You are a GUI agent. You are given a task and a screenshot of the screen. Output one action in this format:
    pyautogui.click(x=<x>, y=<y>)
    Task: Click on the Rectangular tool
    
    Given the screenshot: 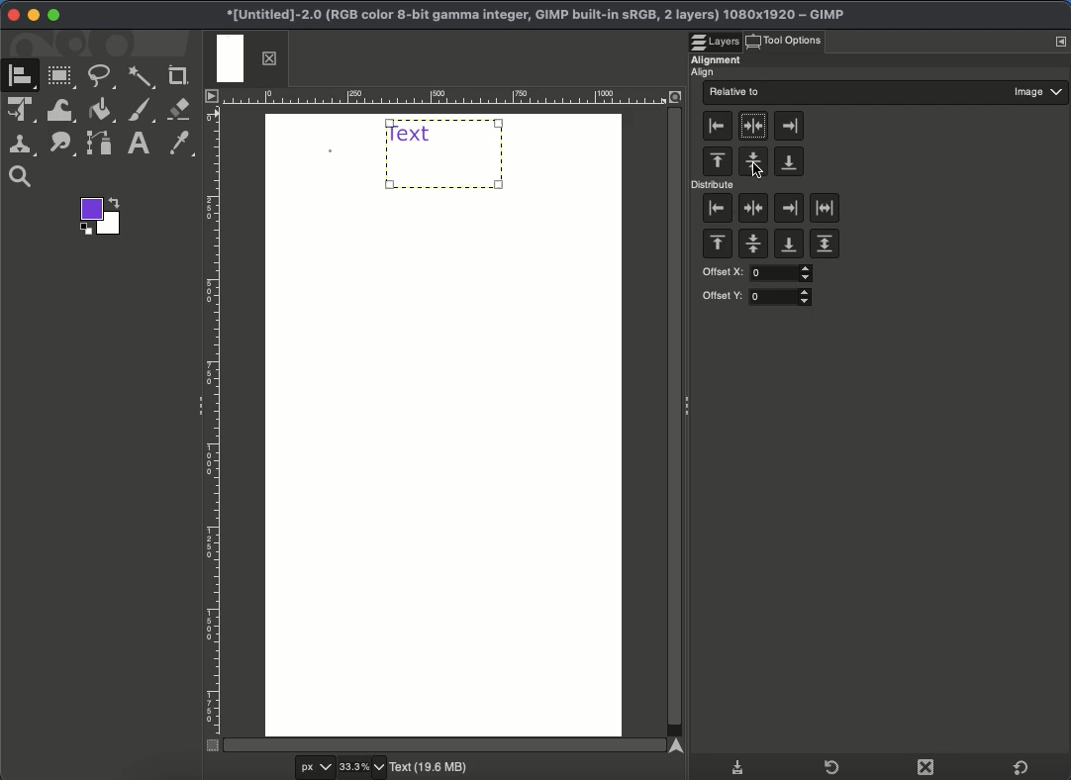 What is the action you would take?
    pyautogui.click(x=62, y=76)
    